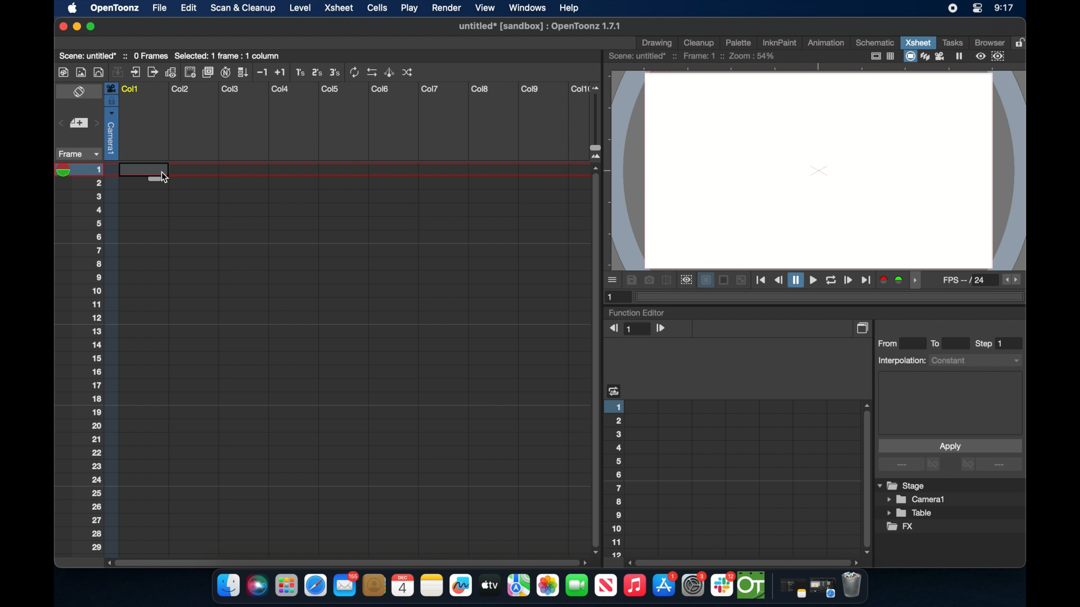 The width and height of the screenshot is (1080, 607). Describe the element at coordinates (865, 478) in the screenshot. I see `scroll box` at that location.